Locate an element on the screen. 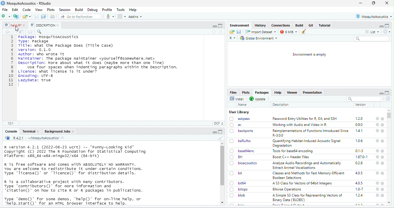 The image size is (394, 208). scroll up is located at coordinates (389, 110).